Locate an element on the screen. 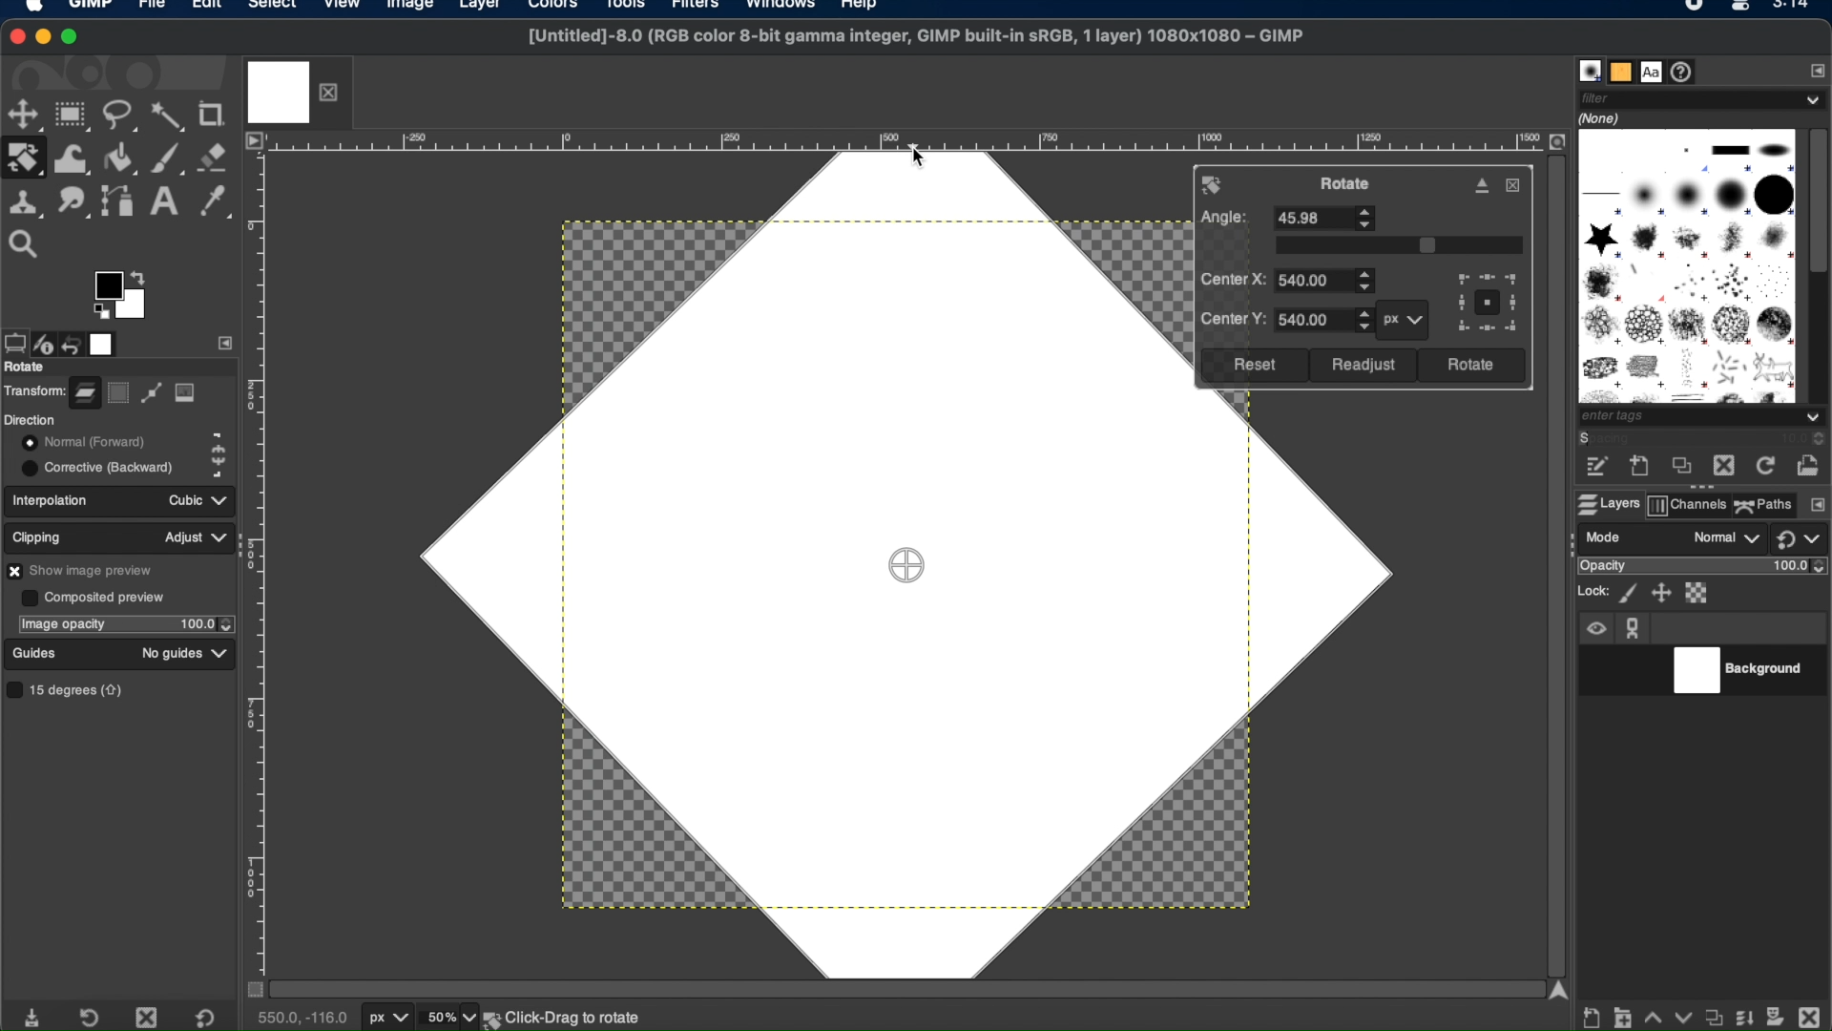 Image resolution: width=1832 pixels, height=1031 pixels. fuzzy select tool is located at coordinates (169, 117).